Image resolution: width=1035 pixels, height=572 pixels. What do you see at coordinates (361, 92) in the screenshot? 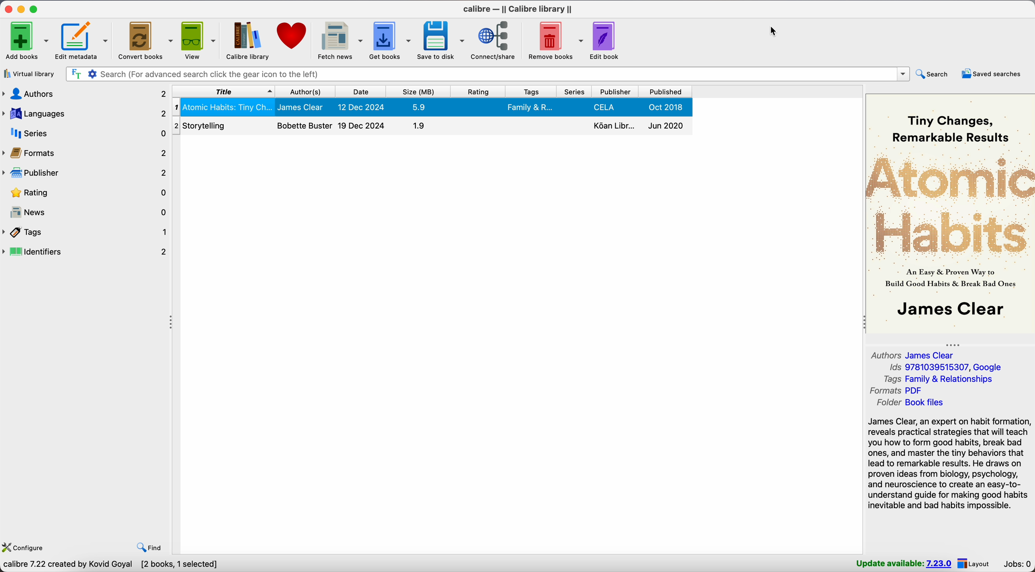
I see `date` at bounding box center [361, 92].